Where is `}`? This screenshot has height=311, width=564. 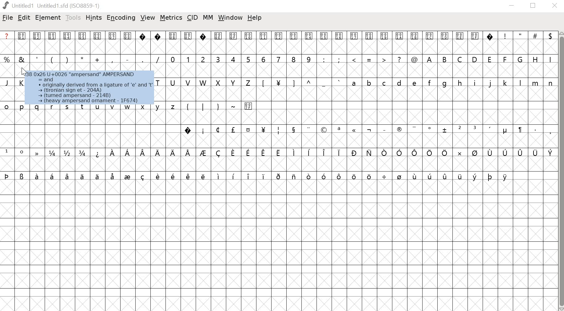 } is located at coordinates (219, 106).